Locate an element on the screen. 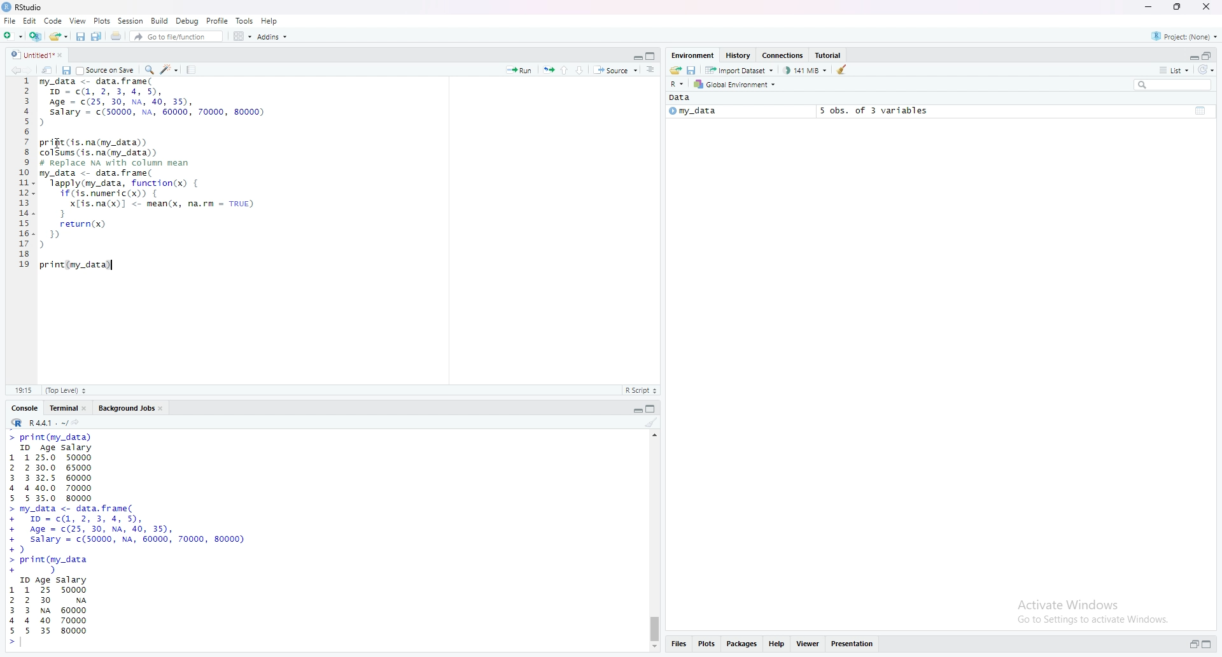 This screenshot has height=657, width=1222. source is located at coordinates (616, 71).